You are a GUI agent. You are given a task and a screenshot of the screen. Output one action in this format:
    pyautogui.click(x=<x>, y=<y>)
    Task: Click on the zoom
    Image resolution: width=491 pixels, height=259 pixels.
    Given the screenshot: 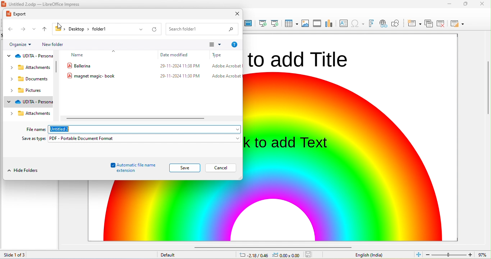 What is the action you would take?
    pyautogui.click(x=458, y=254)
    